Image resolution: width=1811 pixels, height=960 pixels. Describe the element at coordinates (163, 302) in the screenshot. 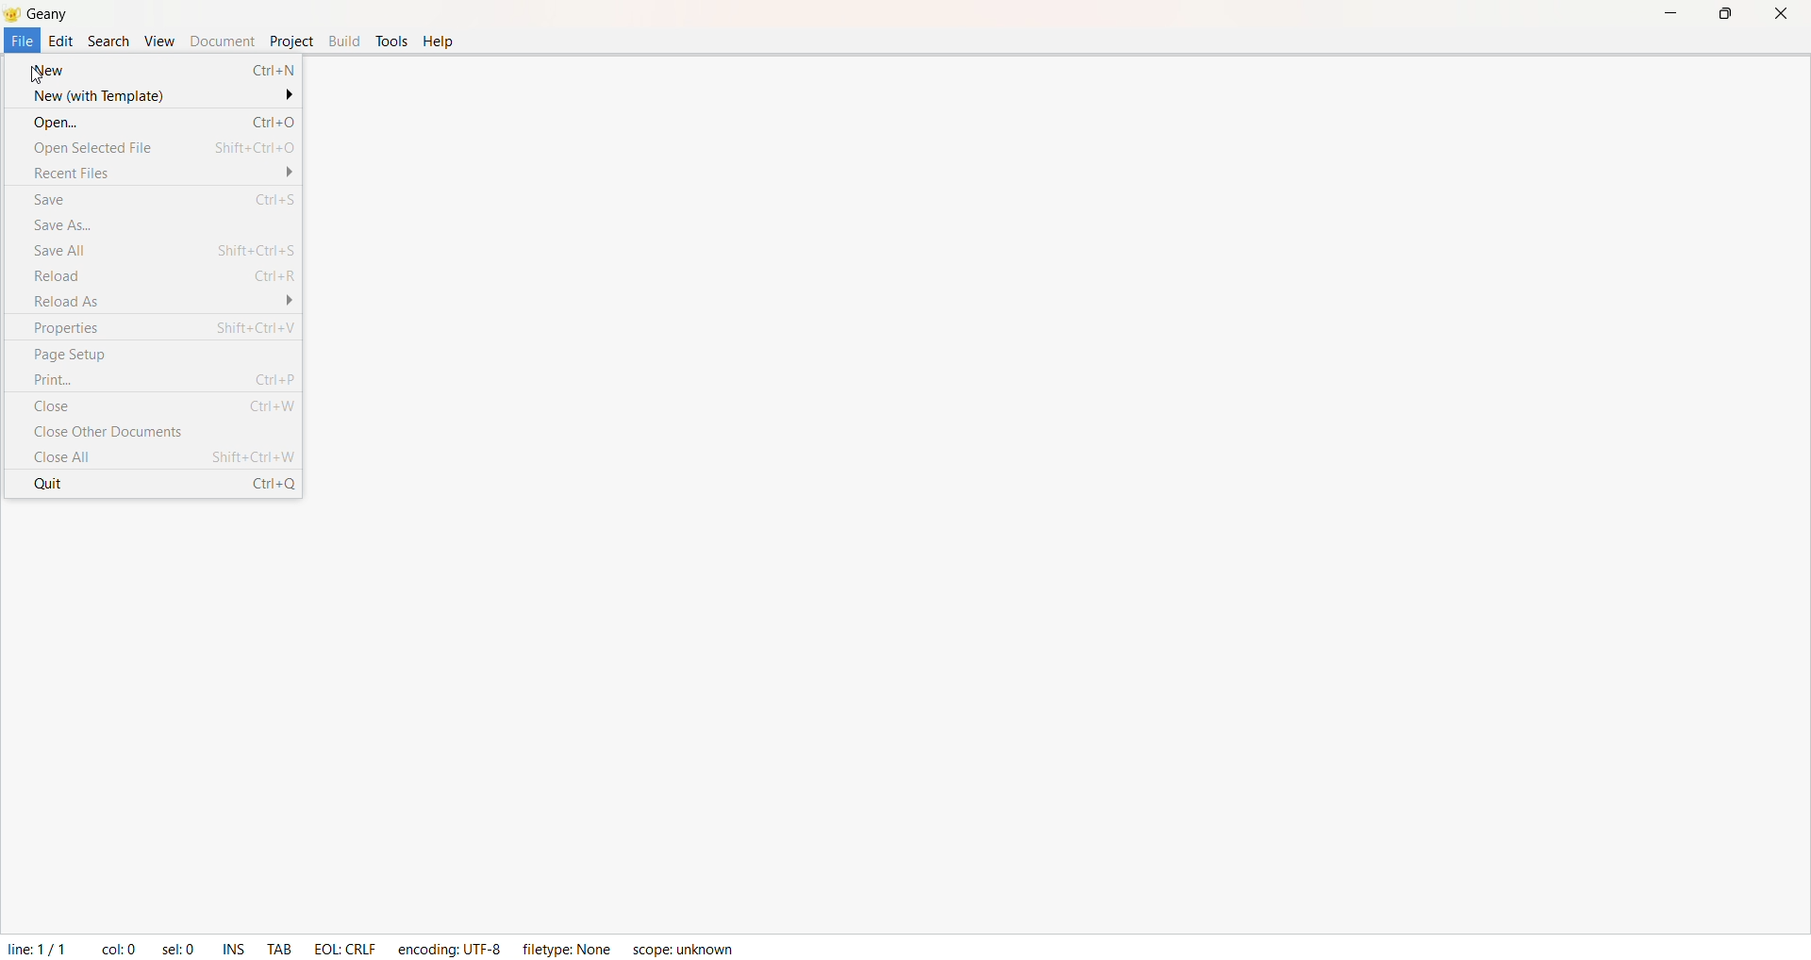

I see `Reload As` at that location.